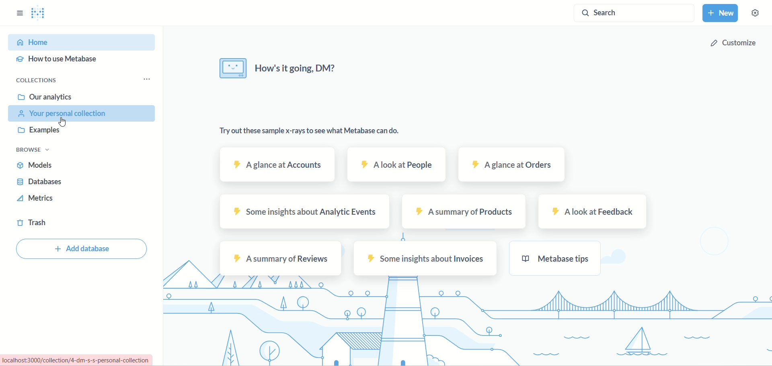  What do you see at coordinates (732, 43) in the screenshot?
I see `customize` at bounding box center [732, 43].